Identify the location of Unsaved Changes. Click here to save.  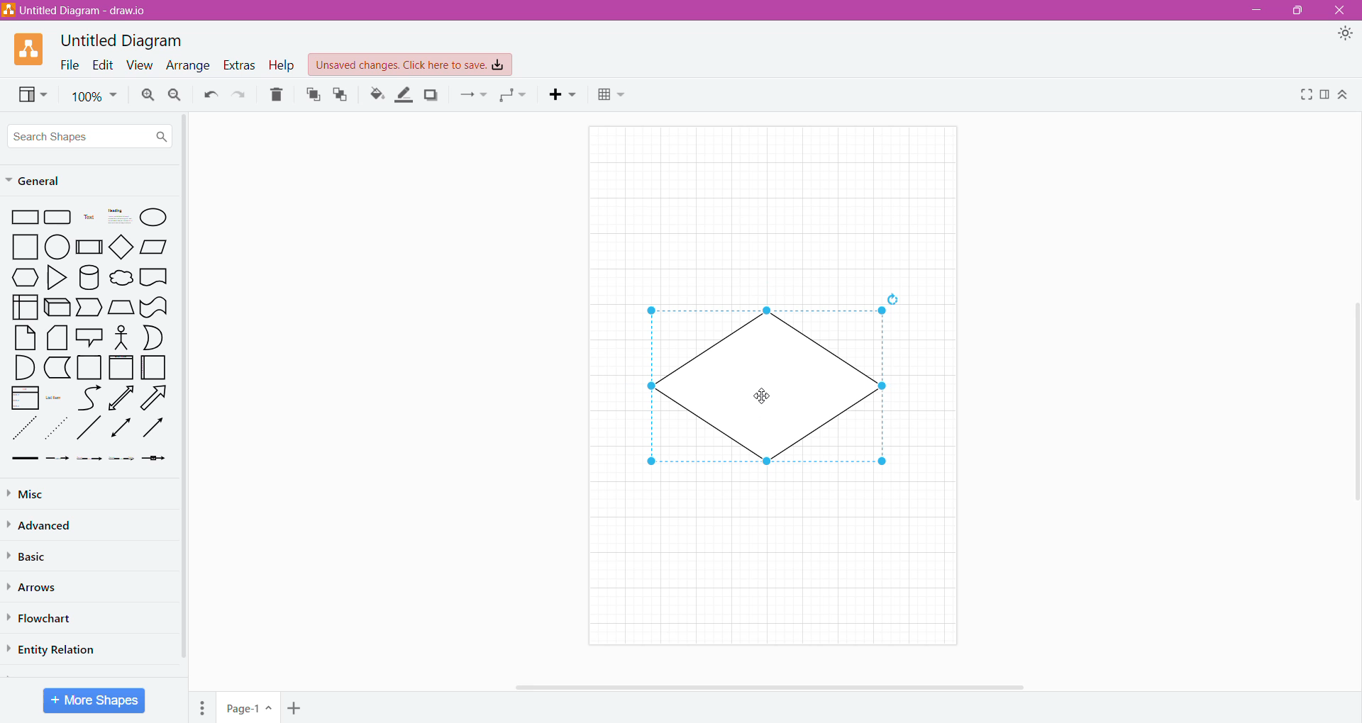
(411, 65).